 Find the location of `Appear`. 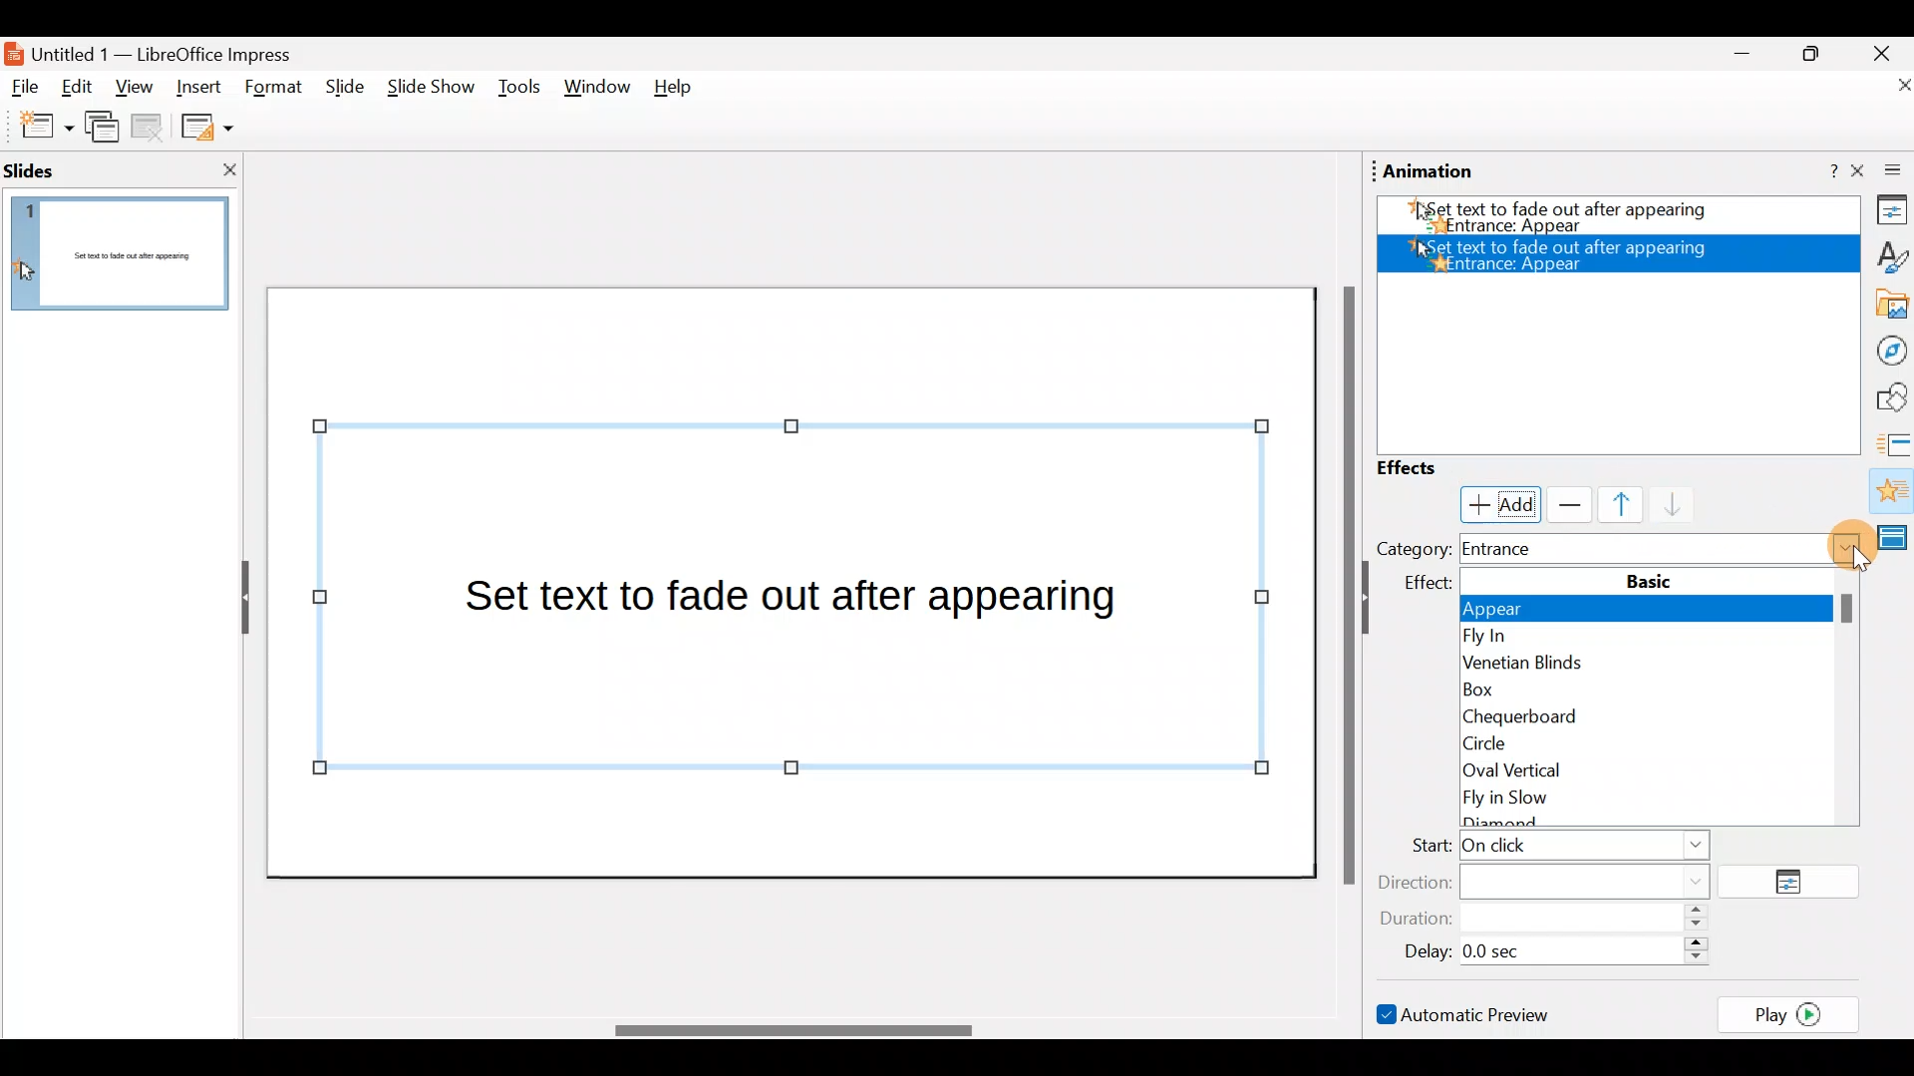

Appear is located at coordinates (1656, 612).